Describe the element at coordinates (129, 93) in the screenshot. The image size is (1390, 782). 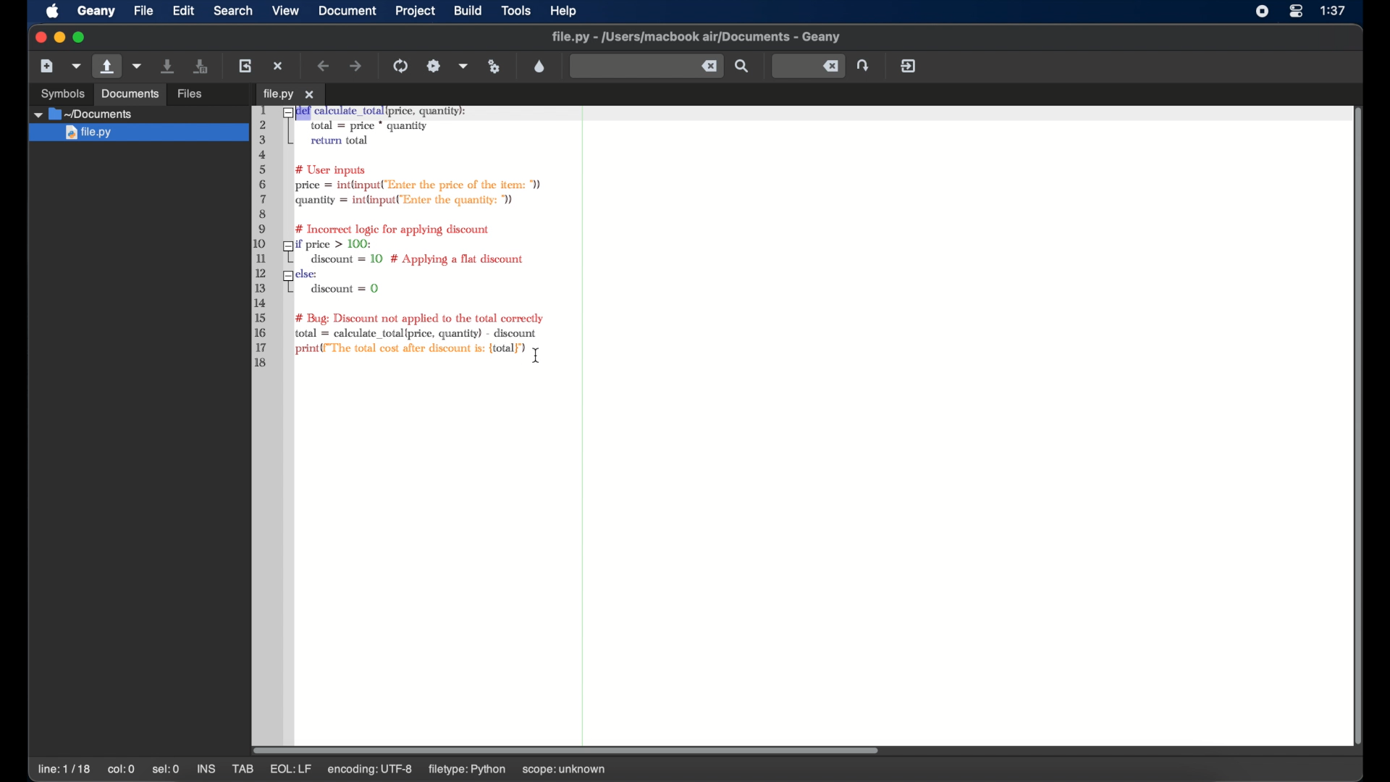
I see `documents` at that location.